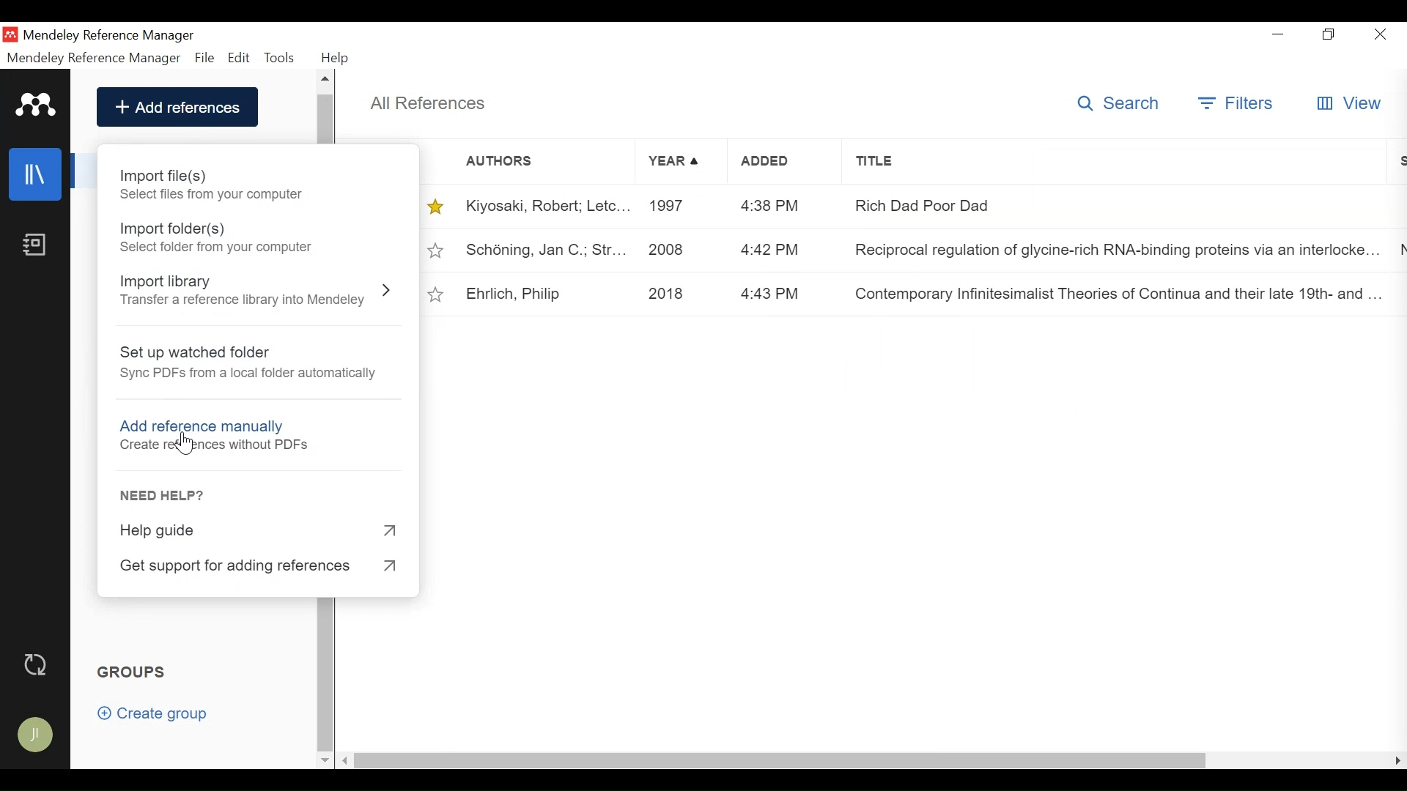  Describe the element at coordinates (34, 735) in the screenshot. I see `Avatar` at that location.